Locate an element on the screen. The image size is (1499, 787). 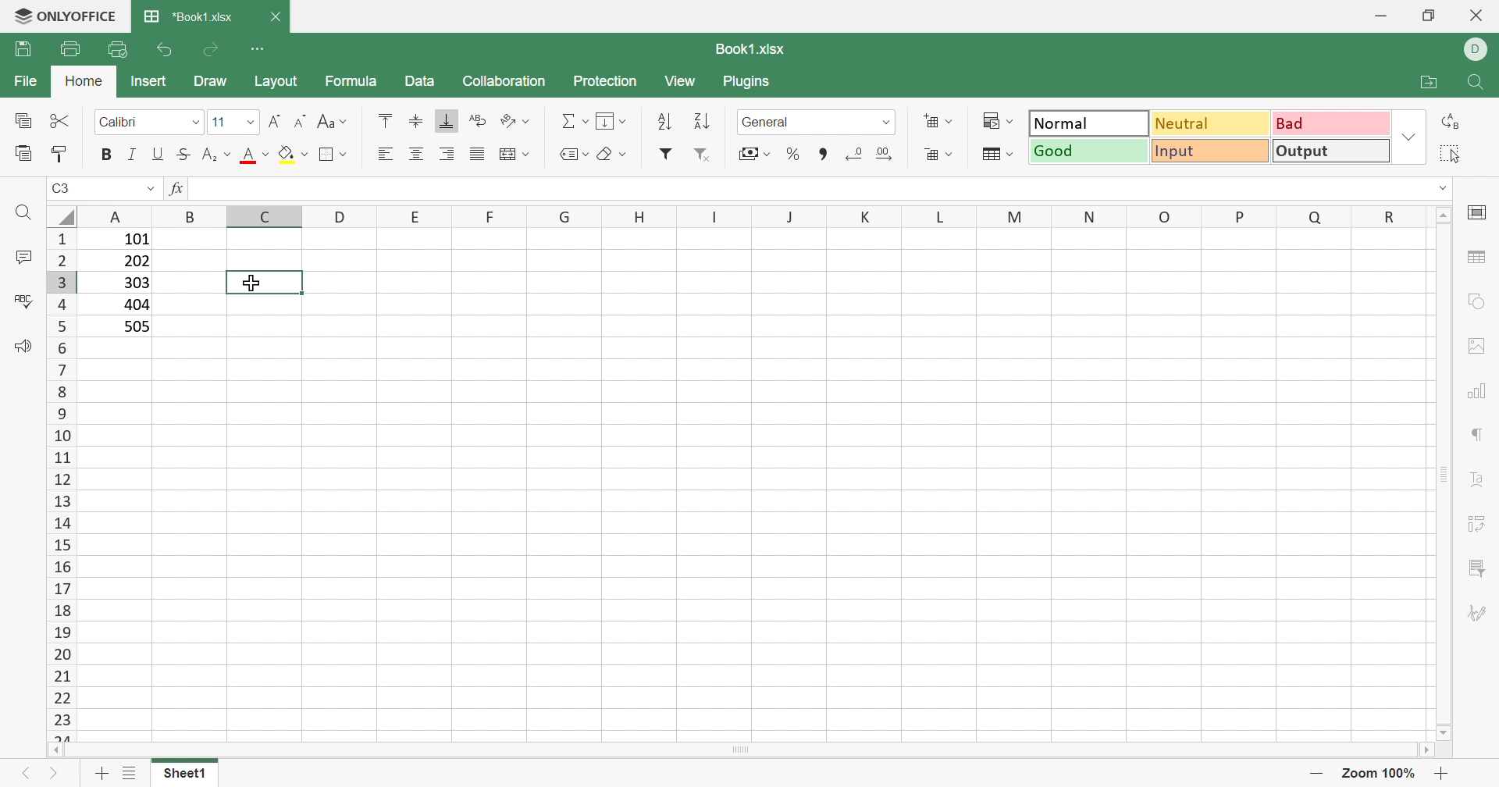
Scroll Bar is located at coordinates (746, 756).